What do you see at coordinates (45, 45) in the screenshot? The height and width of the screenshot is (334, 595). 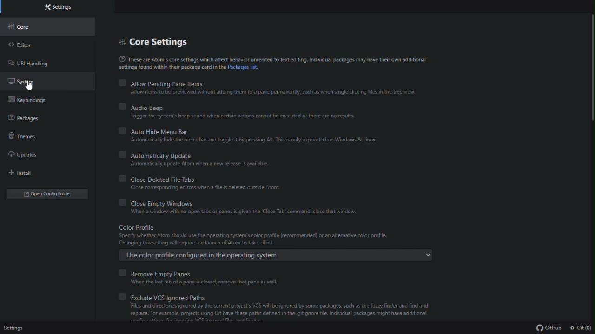 I see `Editor` at bounding box center [45, 45].